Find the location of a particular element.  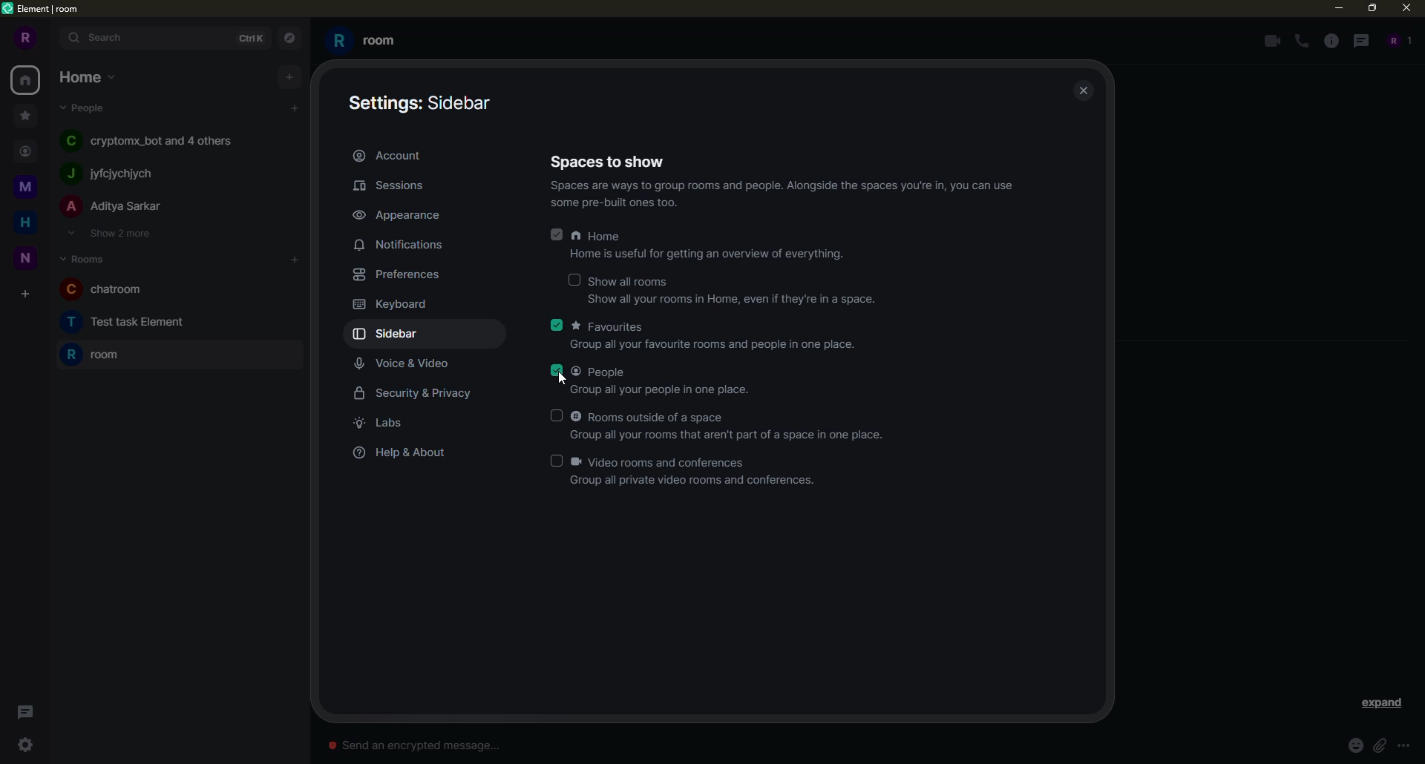

m is located at coordinates (23, 114).